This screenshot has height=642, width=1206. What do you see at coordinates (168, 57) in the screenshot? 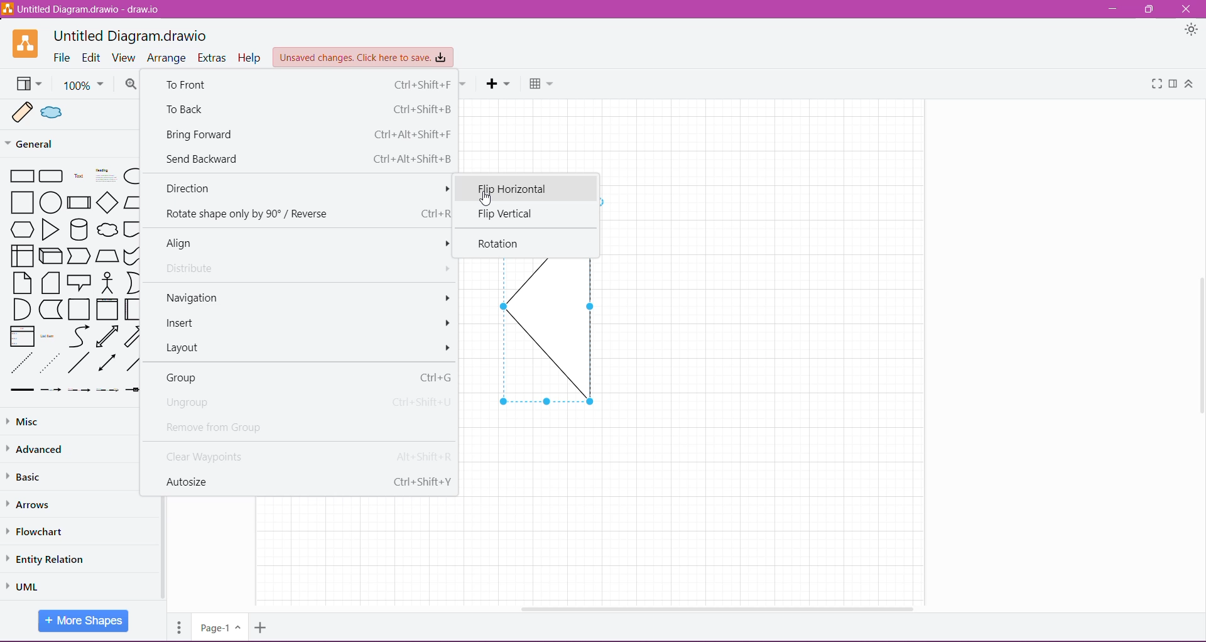
I see `Arrange` at bounding box center [168, 57].